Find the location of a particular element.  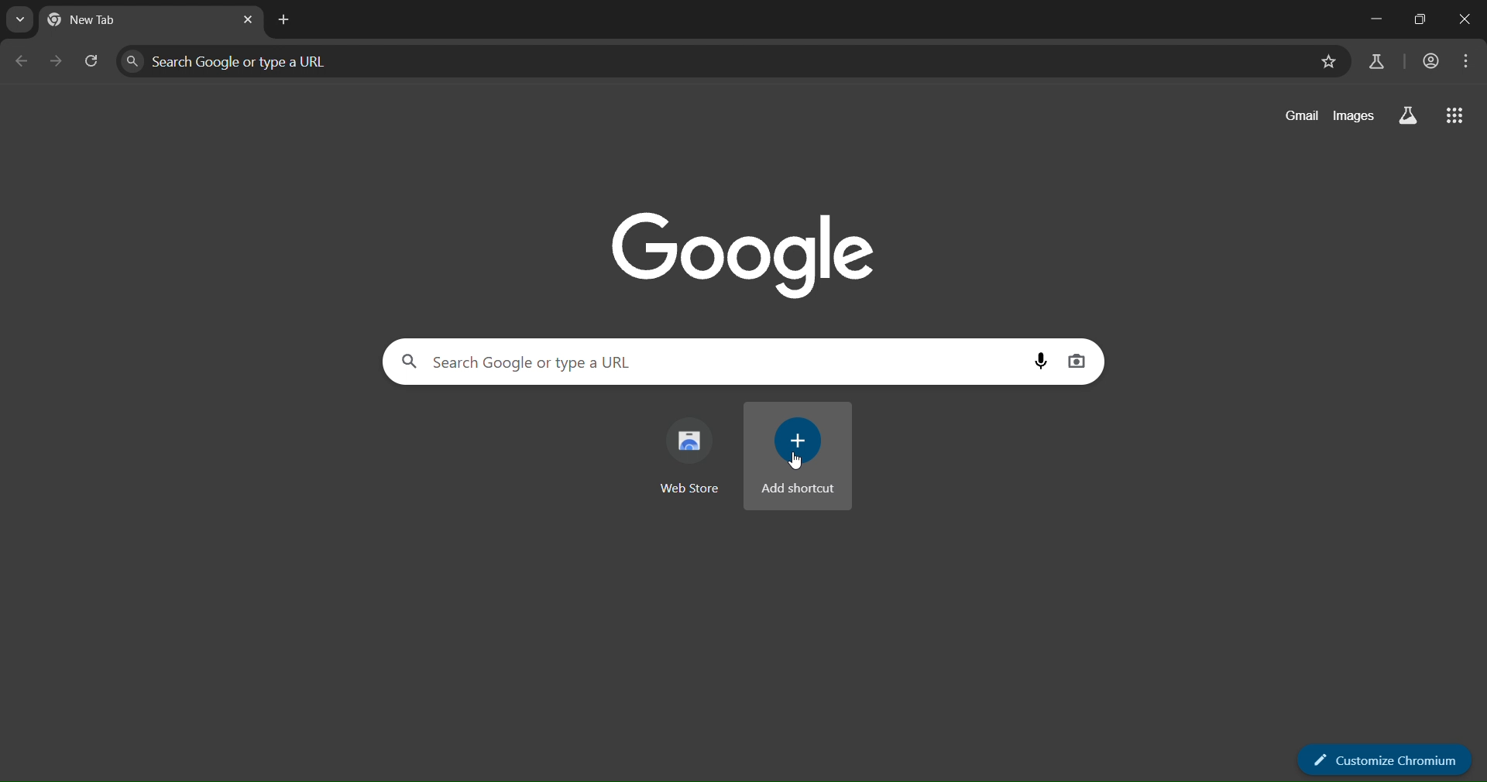

account is located at coordinates (1430, 62).